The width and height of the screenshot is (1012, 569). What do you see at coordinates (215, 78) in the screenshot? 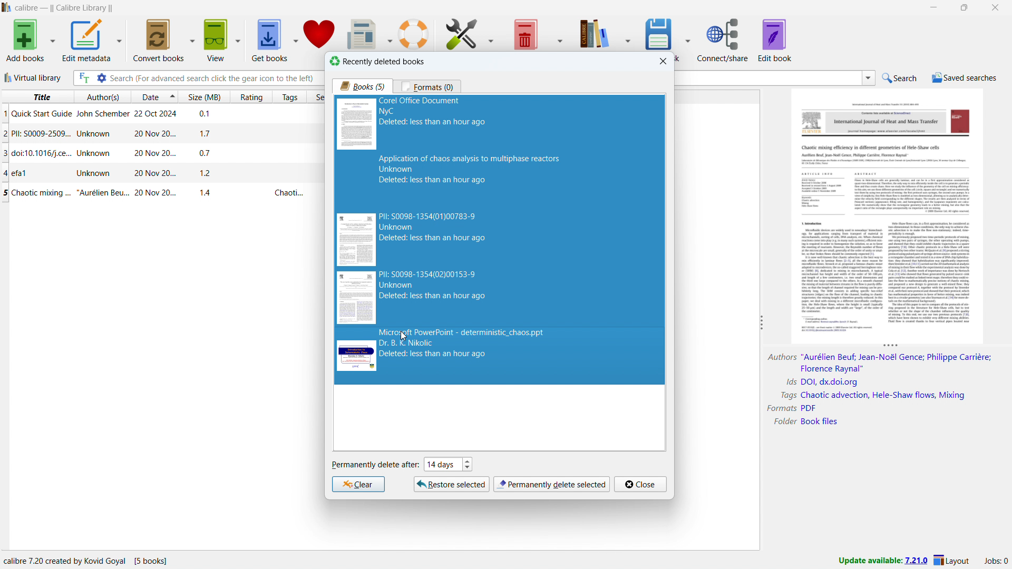
I see `enter search string` at bounding box center [215, 78].